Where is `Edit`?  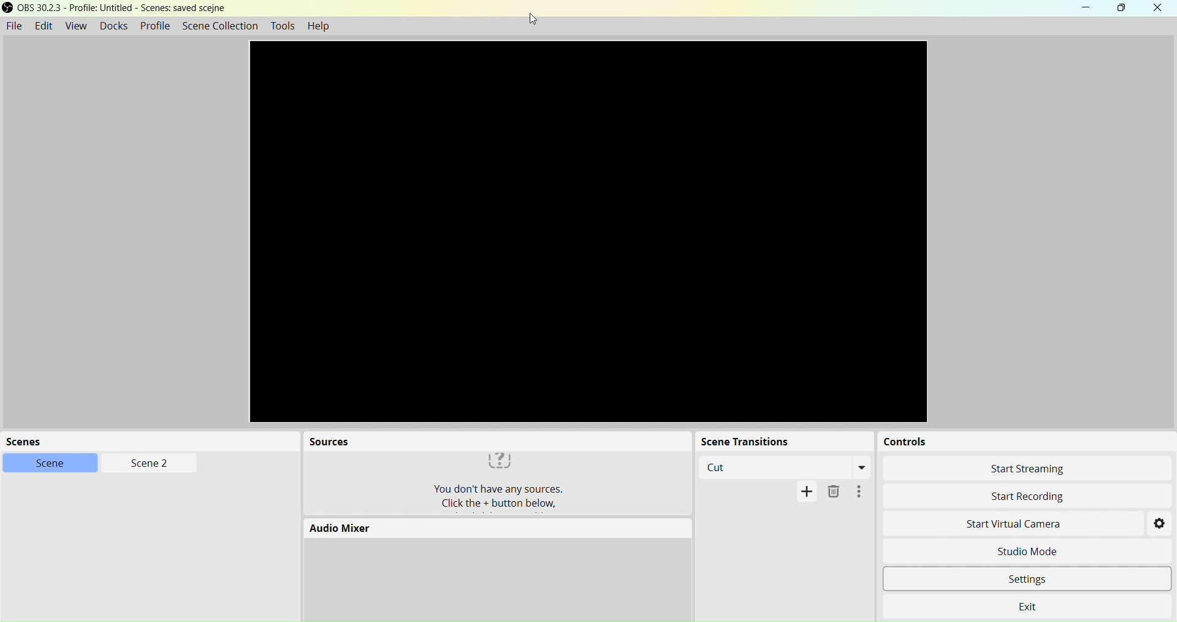
Edit is located at coordinates (44, 26).